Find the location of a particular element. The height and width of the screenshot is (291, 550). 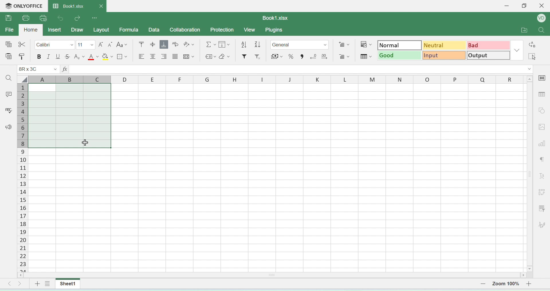

undo is located at coordinates (62, 17).